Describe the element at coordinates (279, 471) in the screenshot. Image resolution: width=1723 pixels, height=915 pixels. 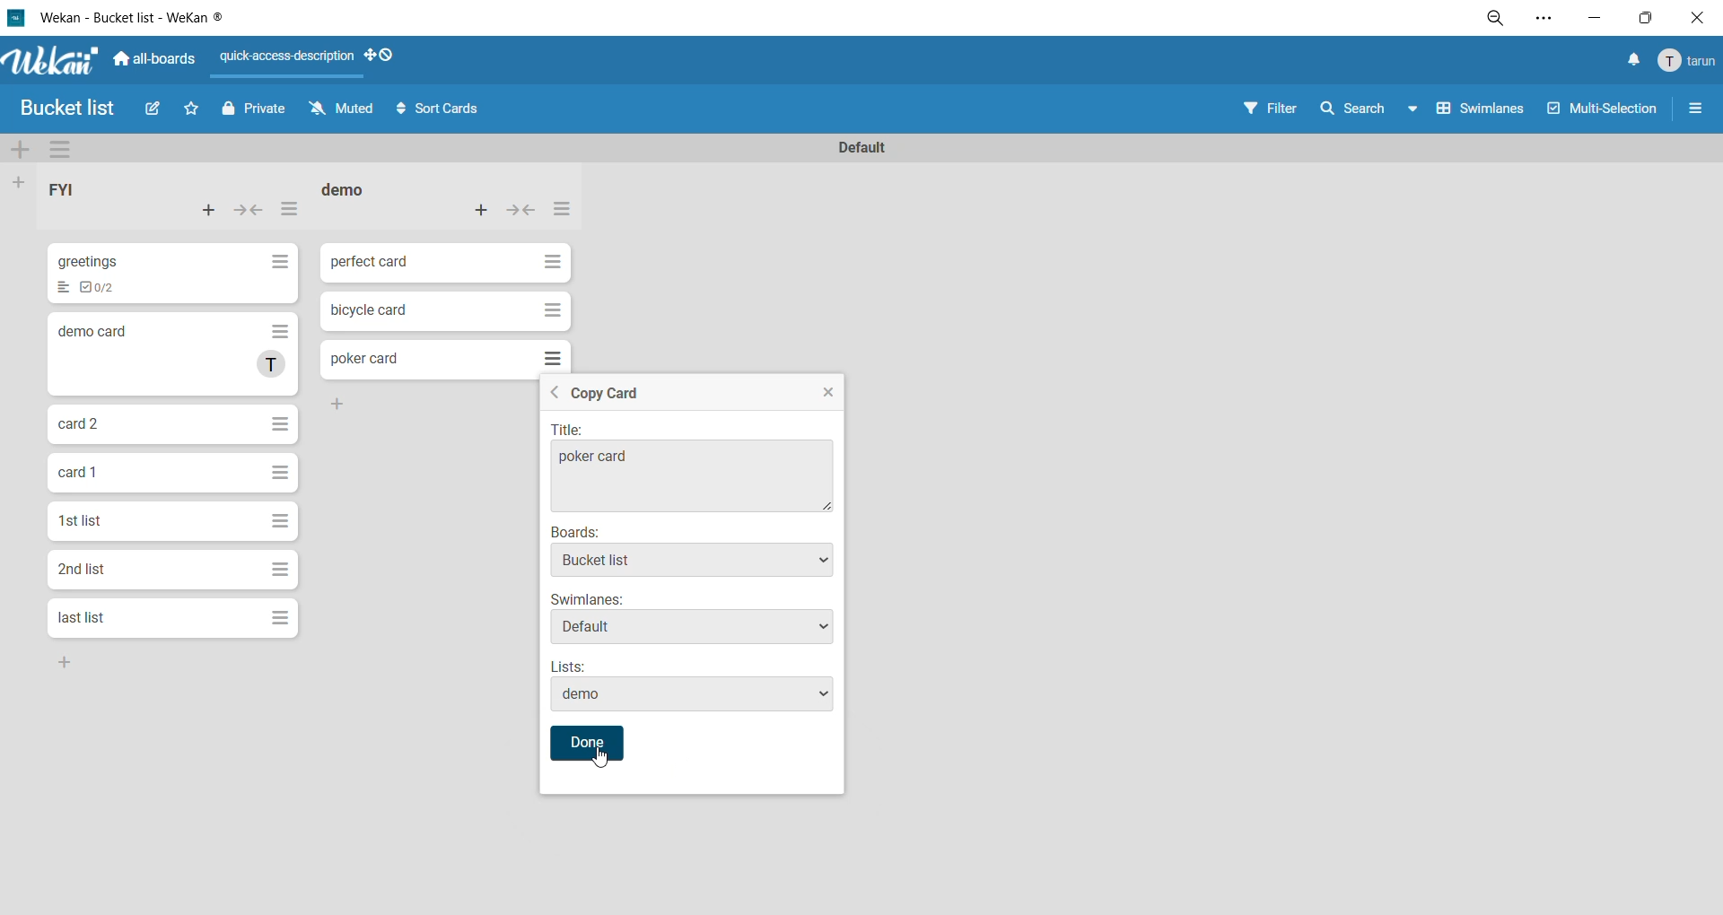
I see `Hamburger` at that location.